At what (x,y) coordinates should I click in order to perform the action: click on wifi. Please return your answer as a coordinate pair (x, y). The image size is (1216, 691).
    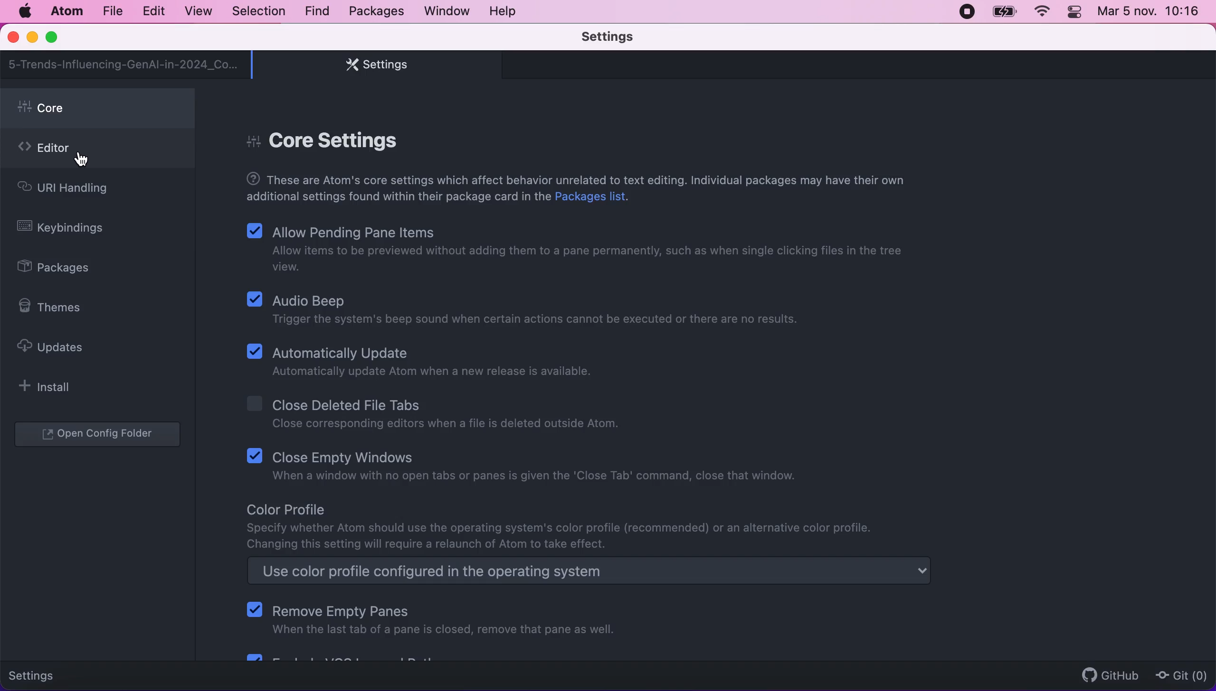
    Looking at the image, I should click on (1040, 12).